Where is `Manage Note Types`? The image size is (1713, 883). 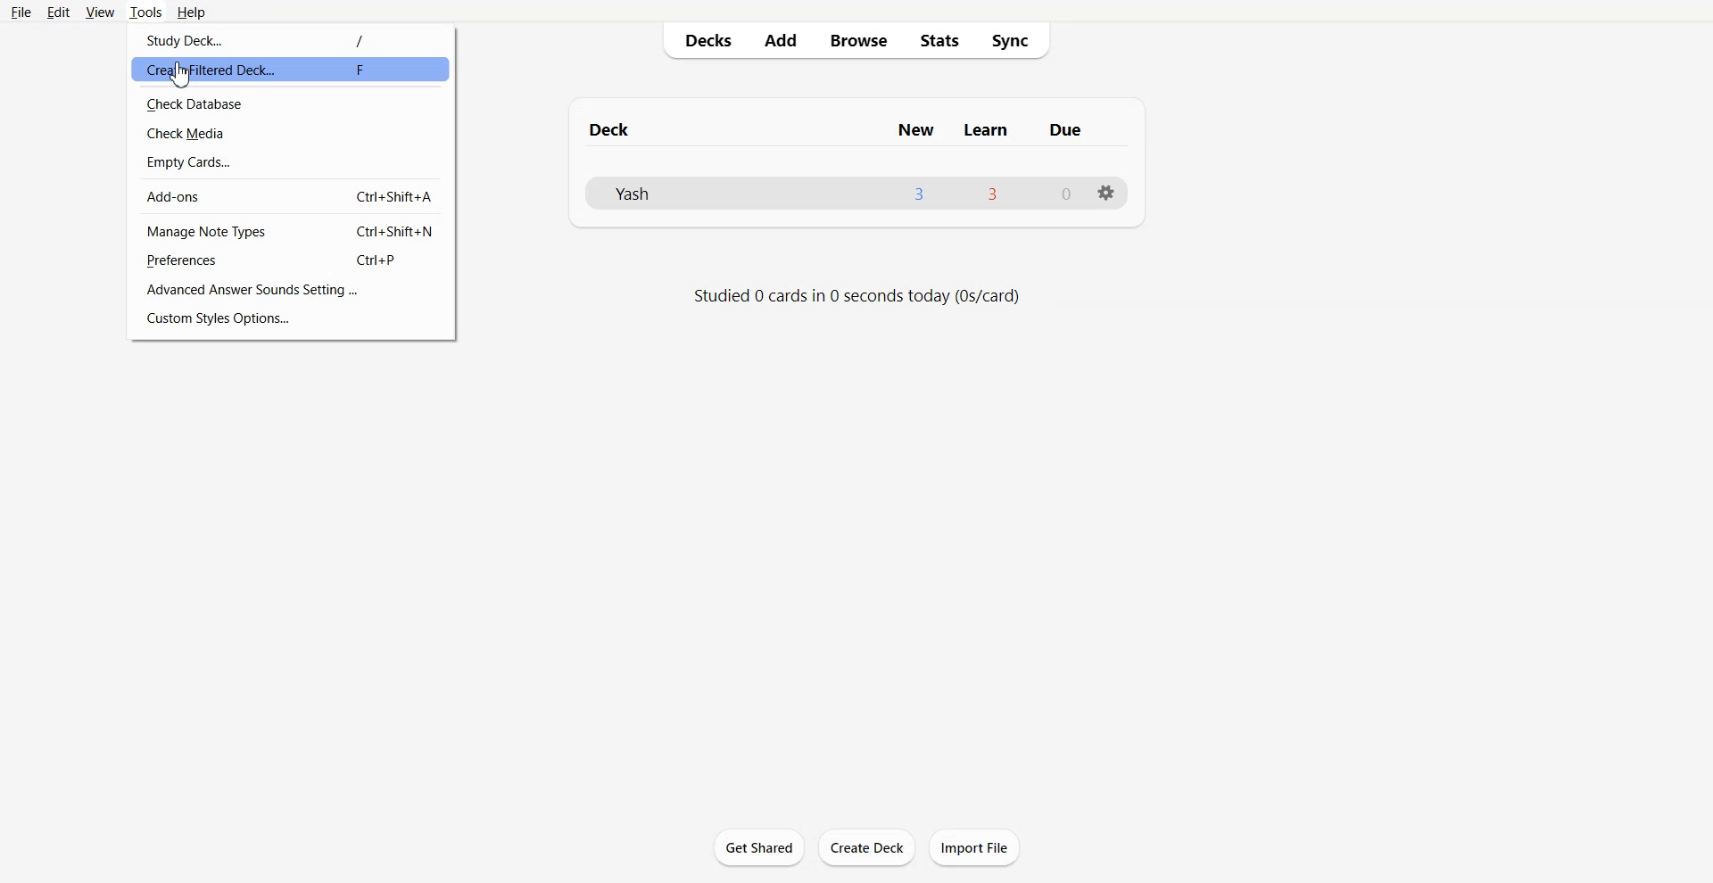 Manage Note Types is located at coordinates (291, 231).